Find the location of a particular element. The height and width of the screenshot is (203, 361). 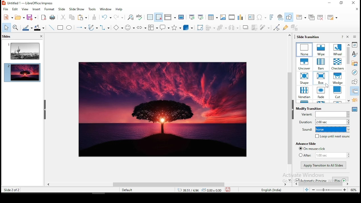

crop image is located at coordinates (255, 27).